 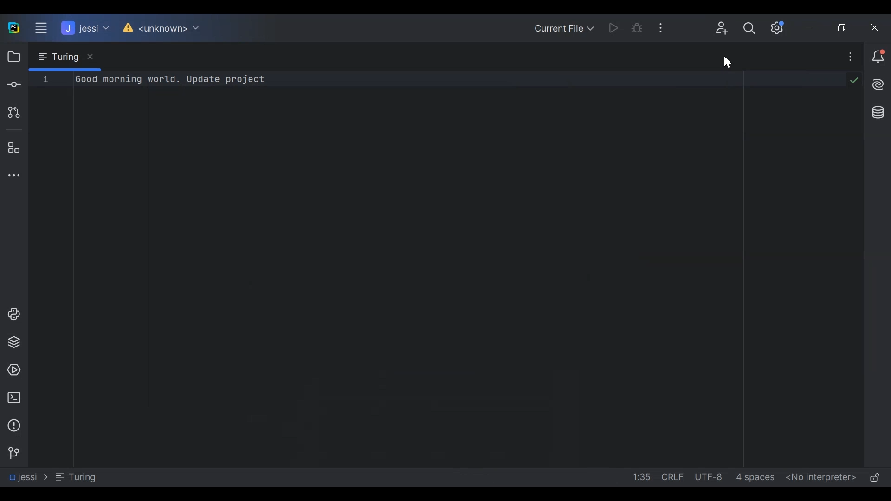 I want to click on Python Packages, so click(x=12, y=343).